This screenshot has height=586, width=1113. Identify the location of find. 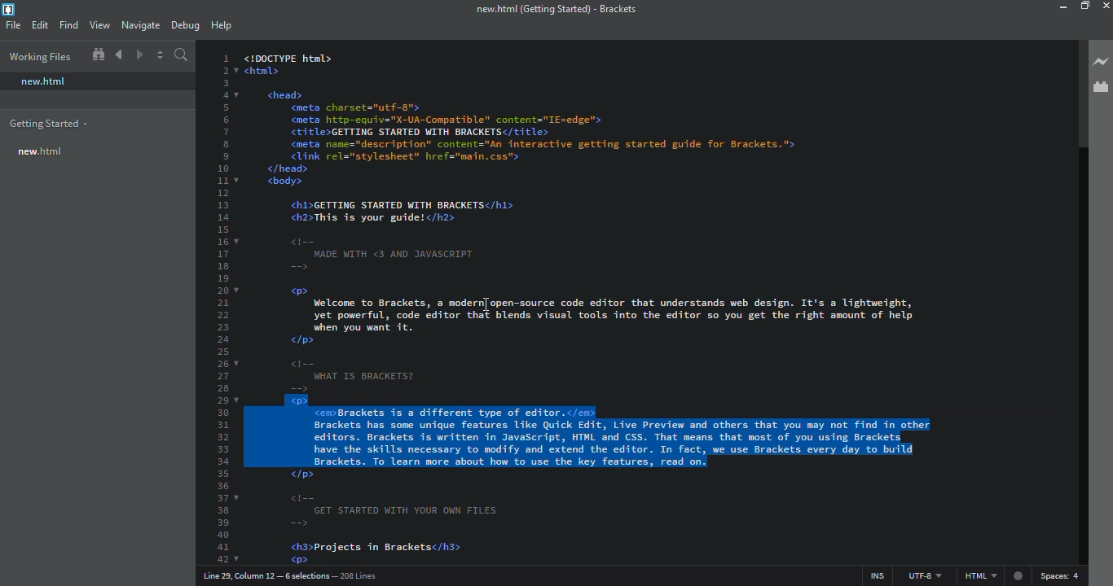
(68, 23).